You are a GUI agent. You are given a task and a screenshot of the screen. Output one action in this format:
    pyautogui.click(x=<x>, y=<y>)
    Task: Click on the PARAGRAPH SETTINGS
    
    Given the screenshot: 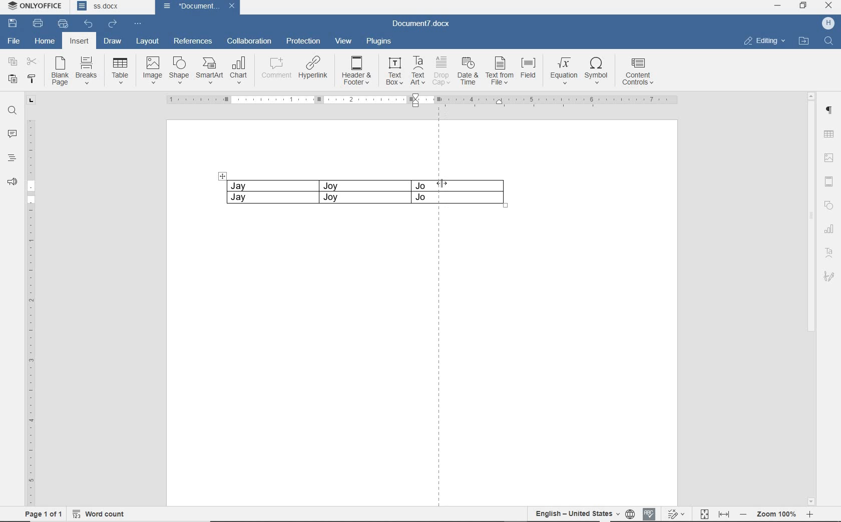 What is the action you would take?
    pyautogui.click(x=829, y=110)
    